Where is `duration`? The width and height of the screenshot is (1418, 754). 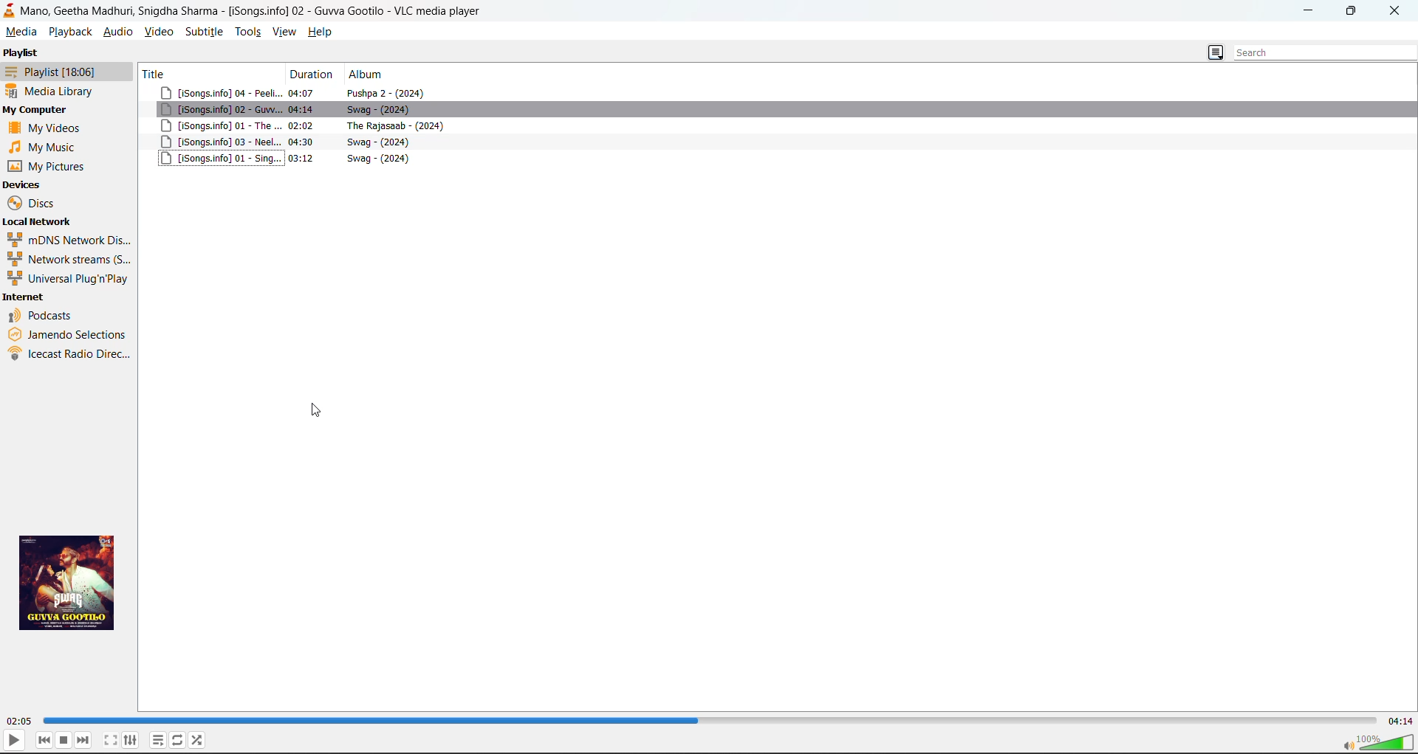 duration is located at coordinates (313, 75).